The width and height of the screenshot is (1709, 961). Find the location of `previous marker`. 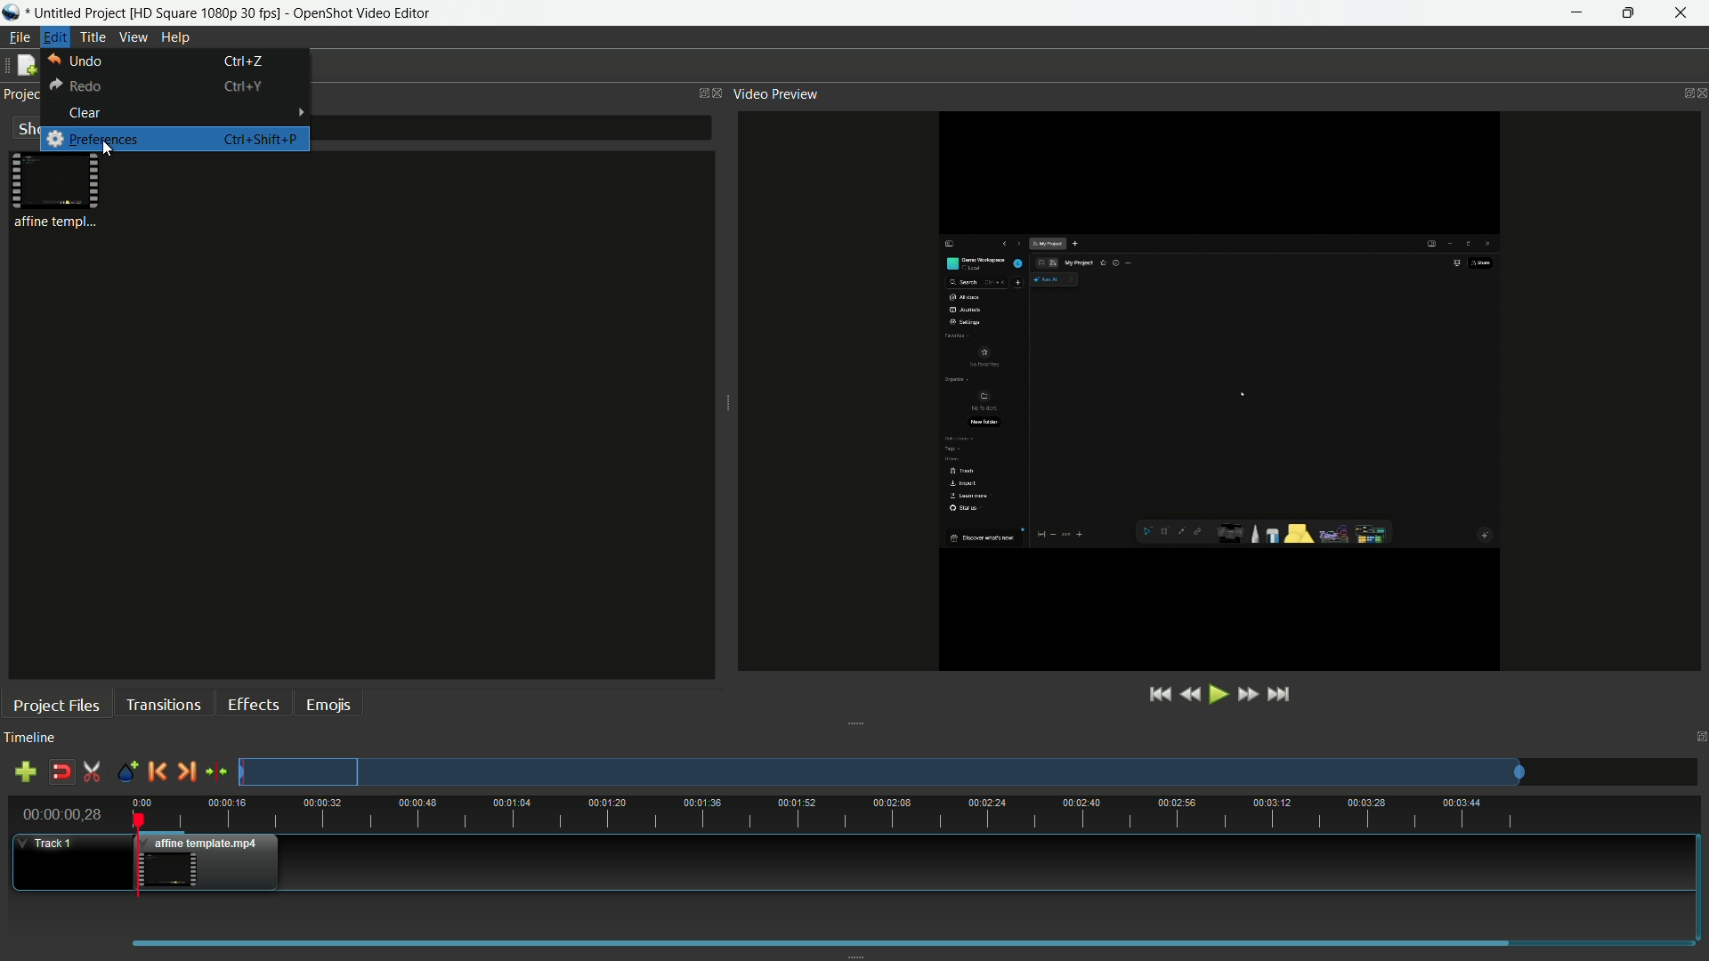

previous marker is located at coordinates (156, 771).